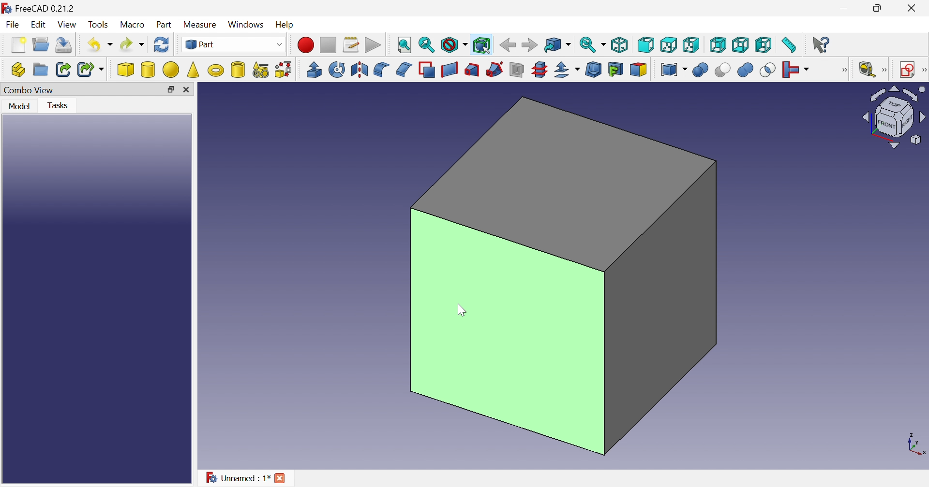  What do you see at coordinates (306, 45) in the screenshot?
I see `Macro recording...` at bounding box center [306, 45].